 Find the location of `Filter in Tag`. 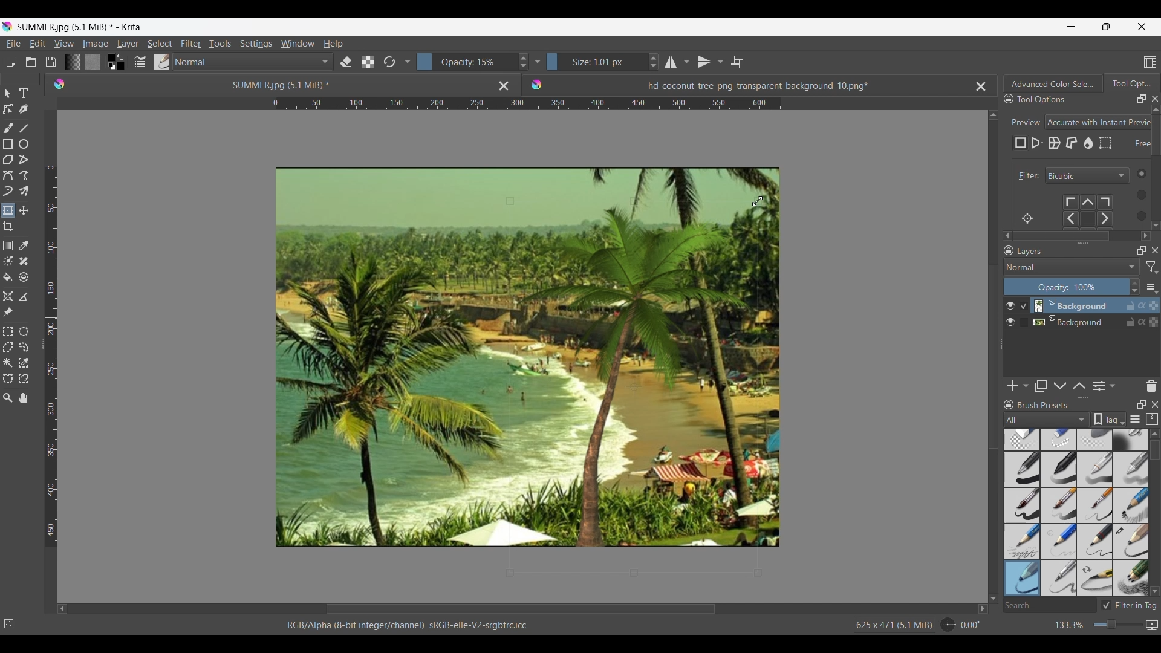

Filter in Tag is located at coordinates (1131, 605).